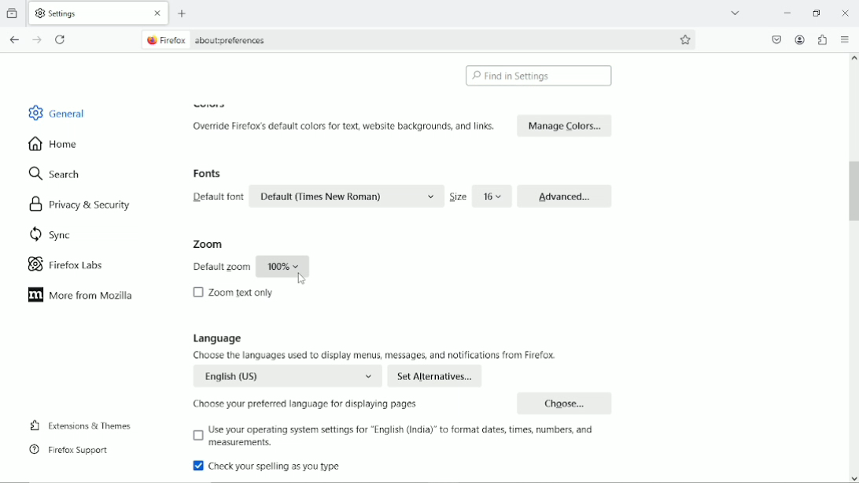  What do you see at coordinates (566, 402) in the screenshot?
I see `Choose...` at bounding box center [566, 402].